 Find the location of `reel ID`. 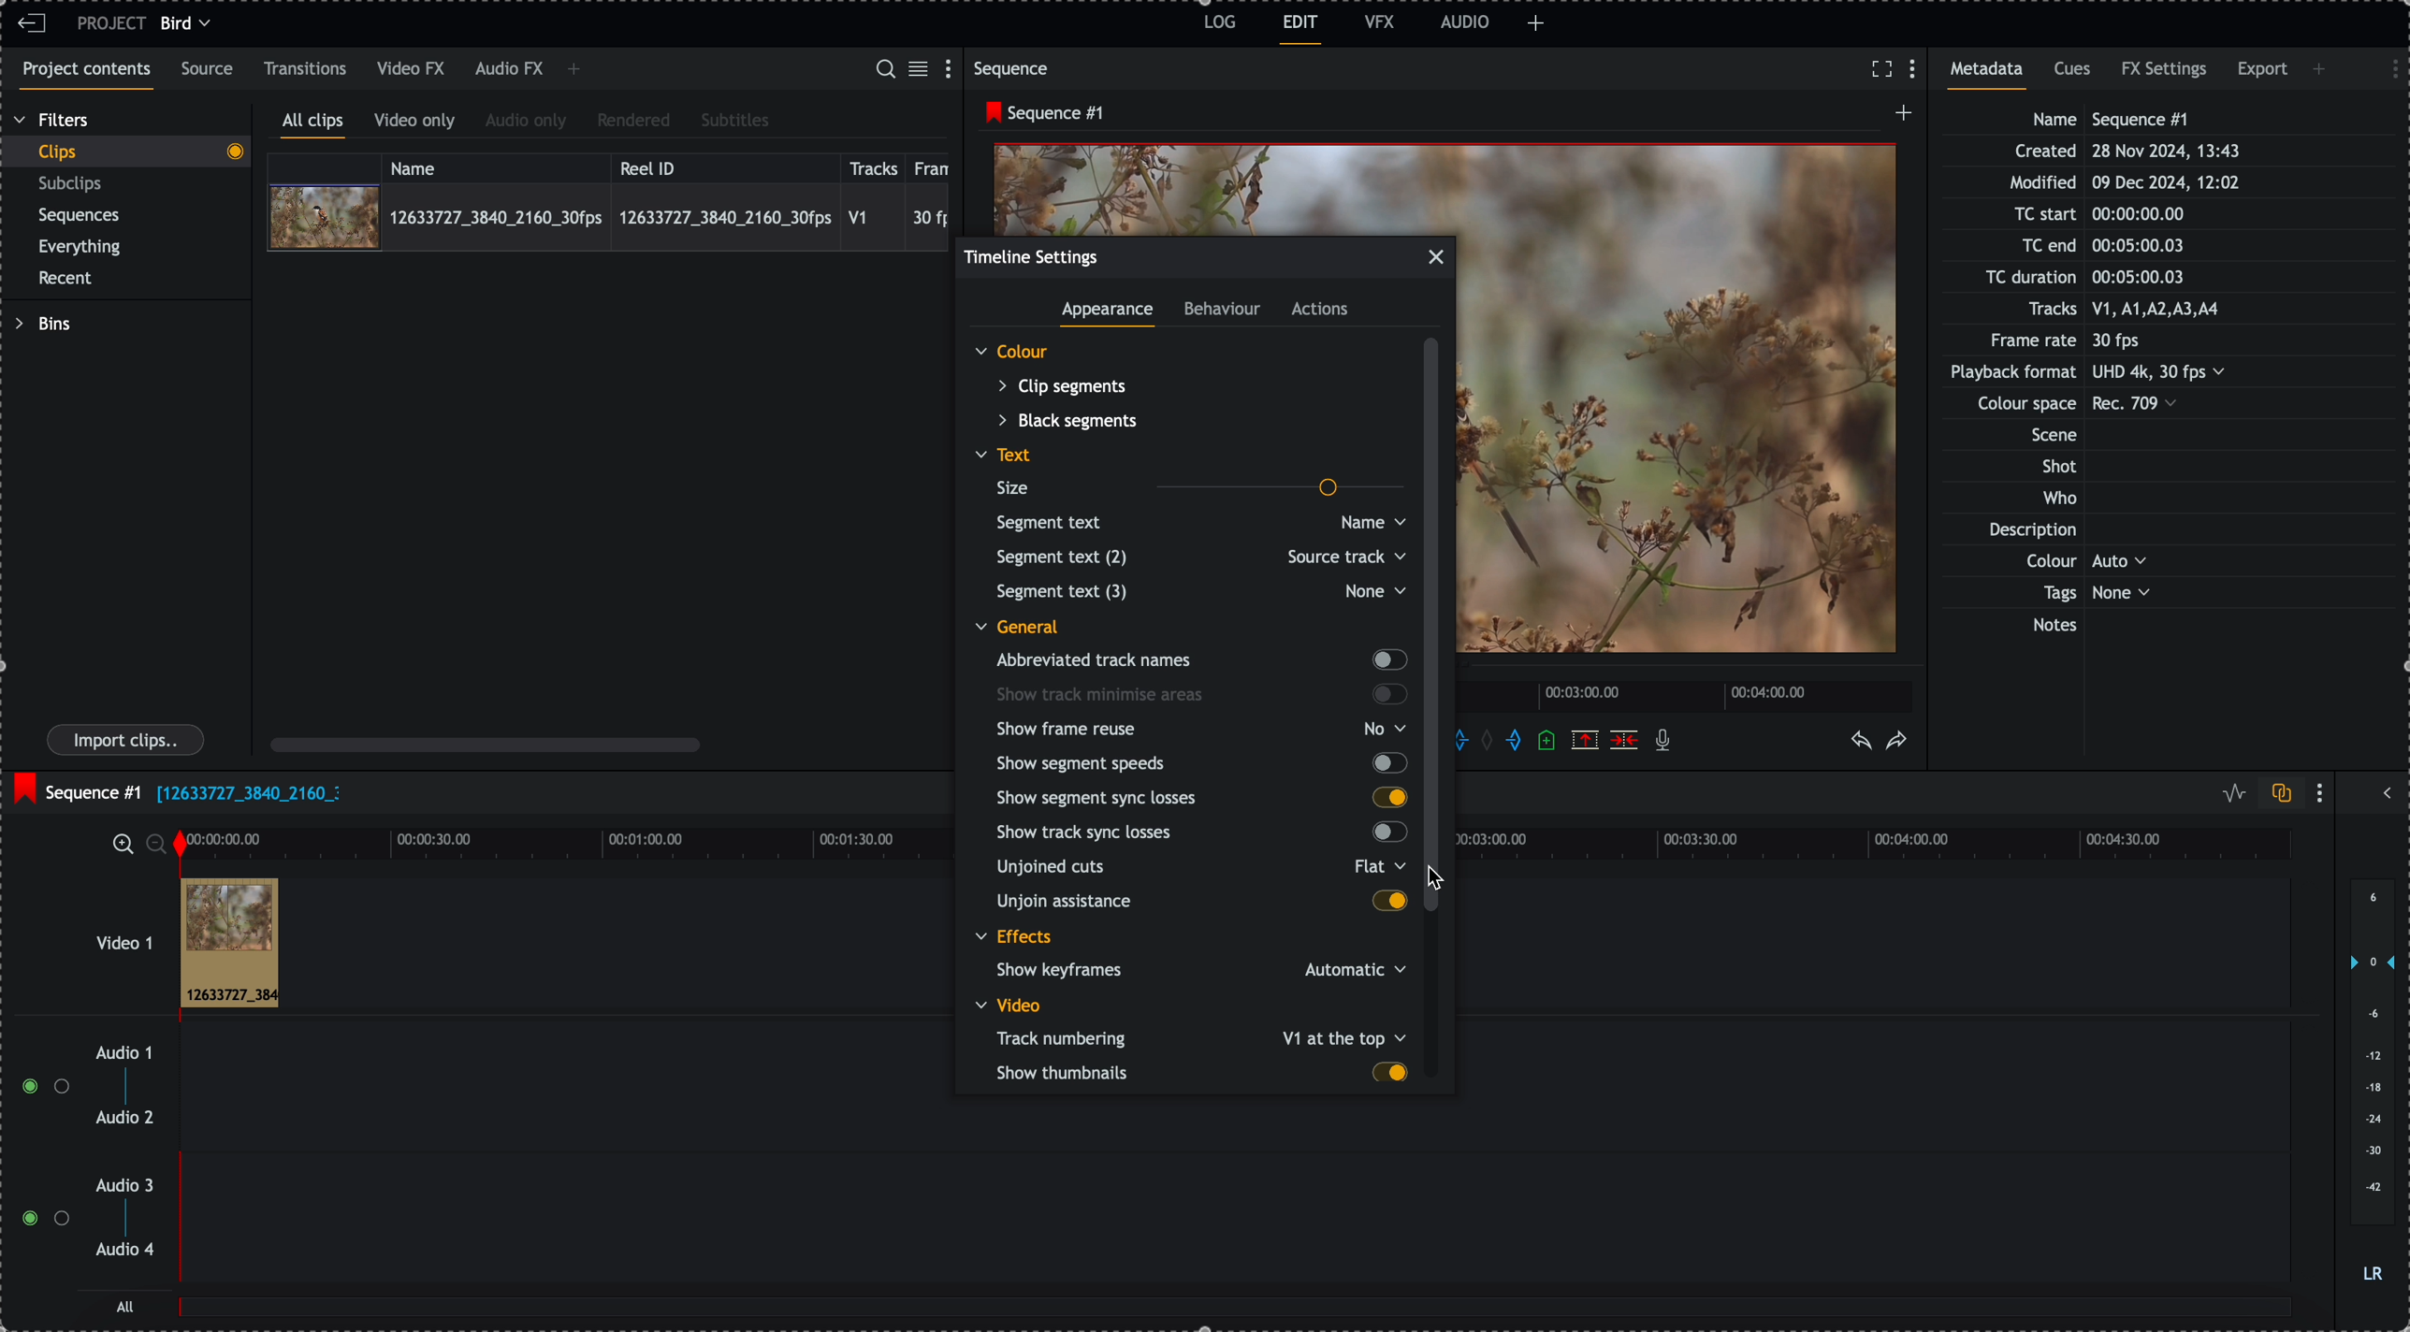

reel ID is located at coordinates (723, 165).